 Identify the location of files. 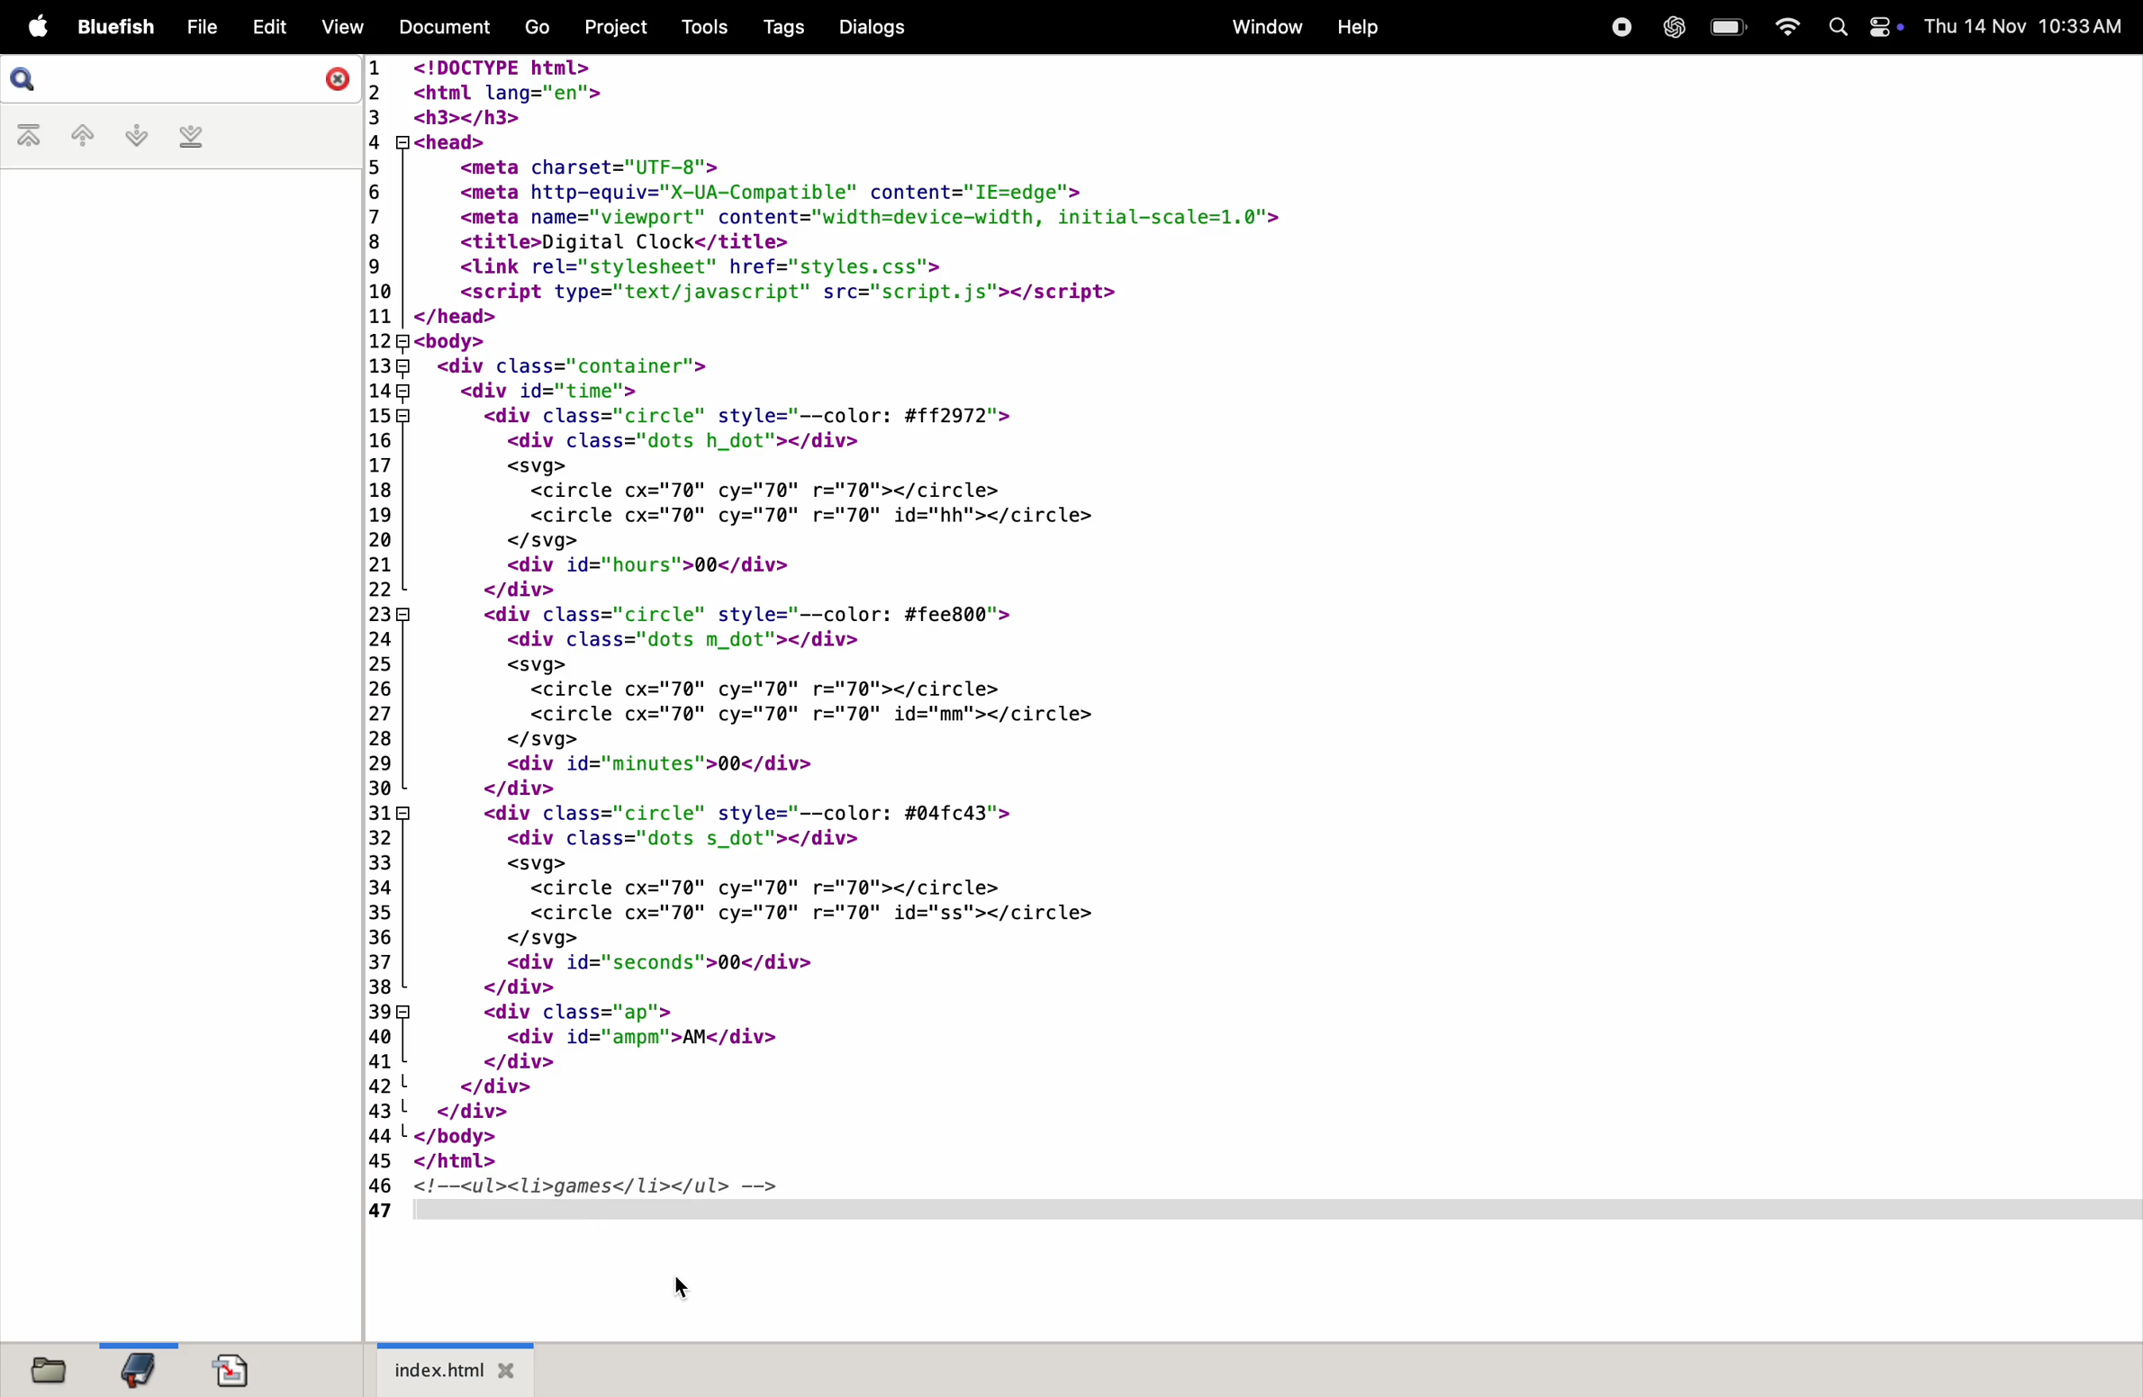
(54, 1369).